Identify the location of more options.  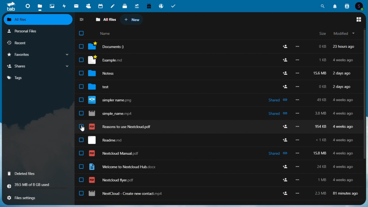
(298, 153).